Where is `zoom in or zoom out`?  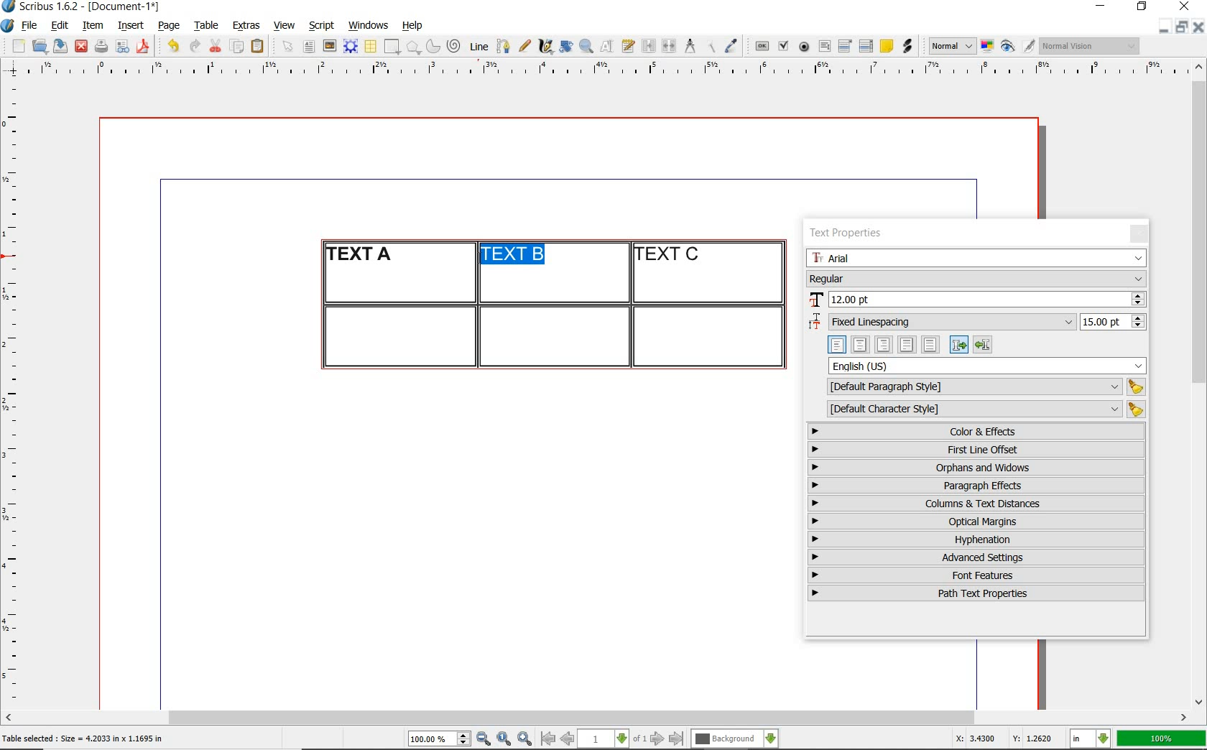
zoom in or zoom out is located at coordinates (586, 46).